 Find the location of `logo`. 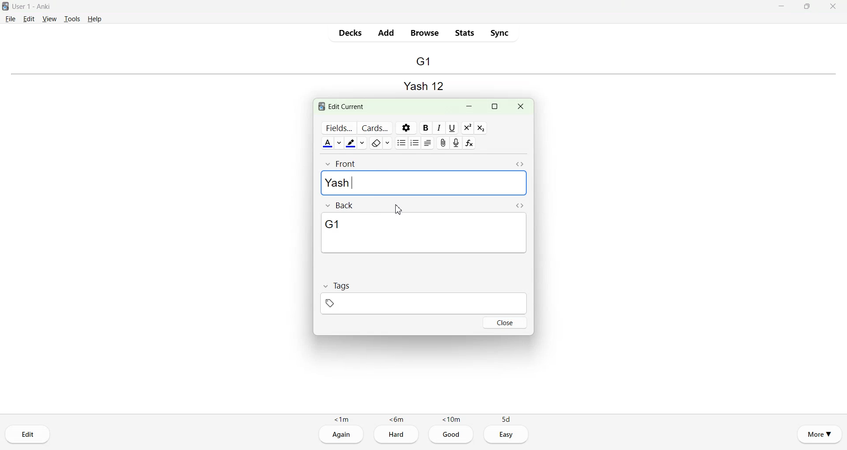

logo is located at coordinates (320, 107).